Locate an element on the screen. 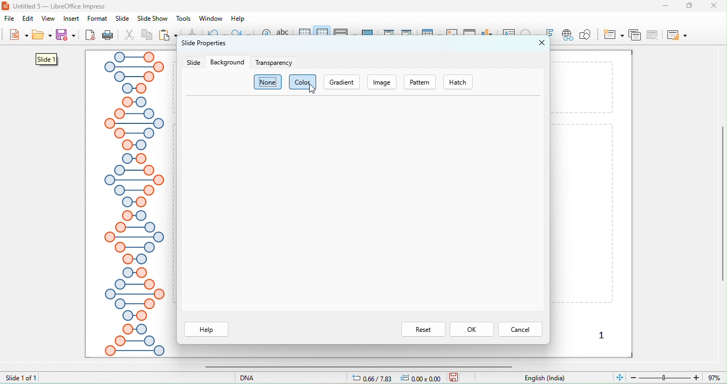  start from current is located at coordinates (407, 34).